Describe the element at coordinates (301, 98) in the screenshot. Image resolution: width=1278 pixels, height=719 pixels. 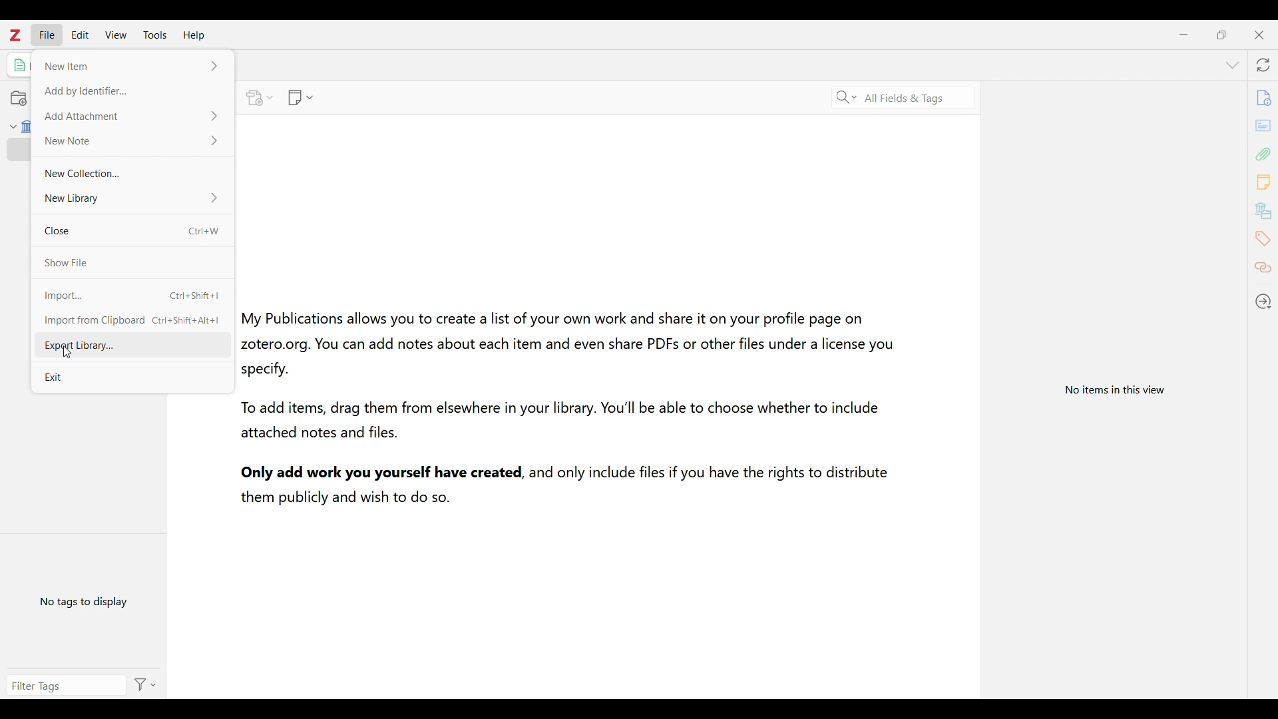
I see `Options to add new note` at that location.